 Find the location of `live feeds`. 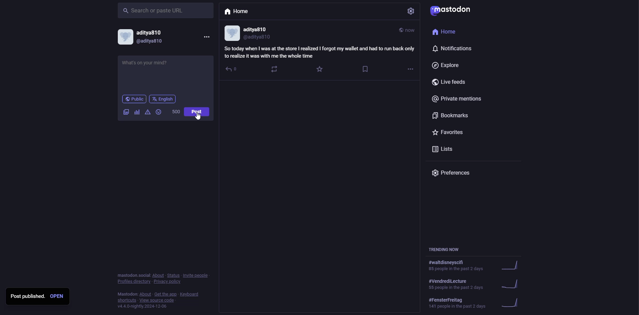

live feeds is located at coordinates (450, 83).